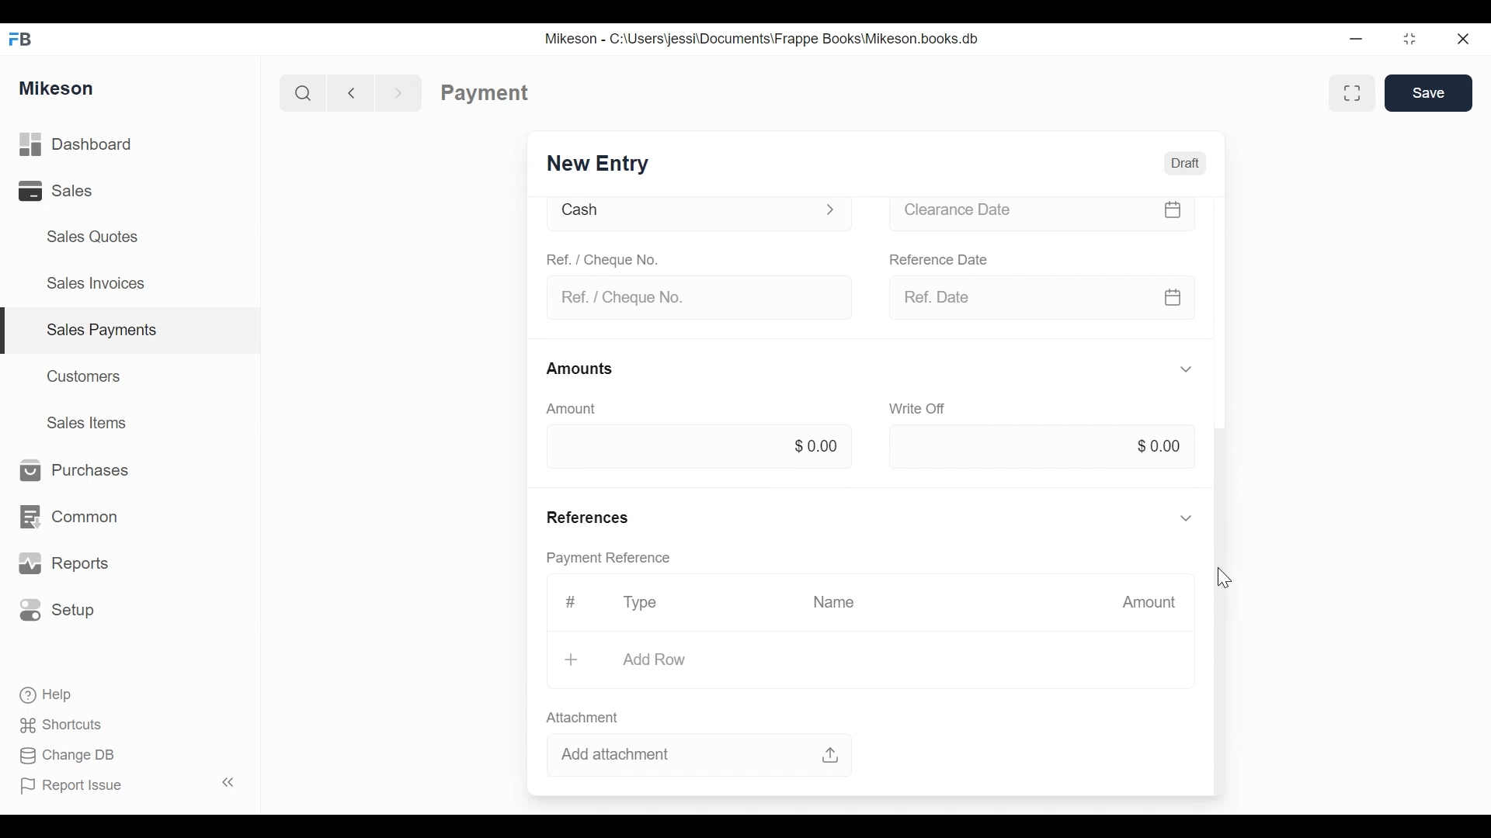 The height and width of the screenshot is (838, 1491). What do you see at coordinates (1464, 43) in the screenshot?
I see `close` at bounding box center [1464, 43].